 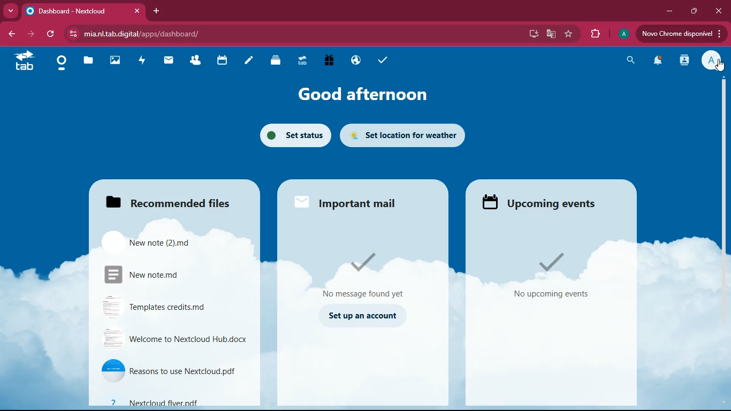 What do you see at coordinates (365, 274) in the screenshot?
I see `message` at bounding box center [365, 274].